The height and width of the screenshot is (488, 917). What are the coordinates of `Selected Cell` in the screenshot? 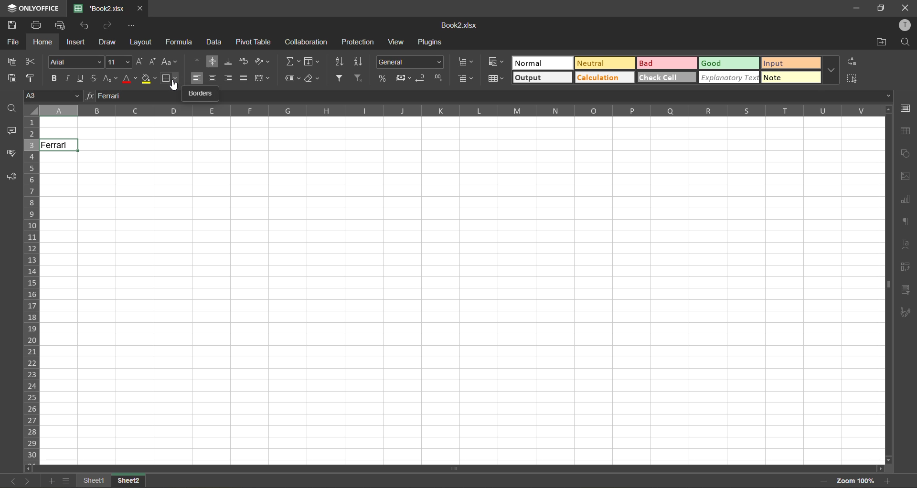 It's located at (97, 180).